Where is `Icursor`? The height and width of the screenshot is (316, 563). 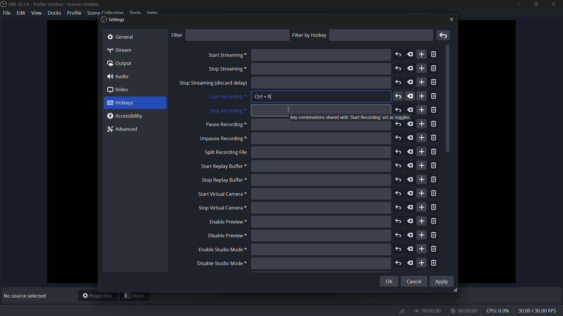
Icursor is located at coordinates (289, 107).